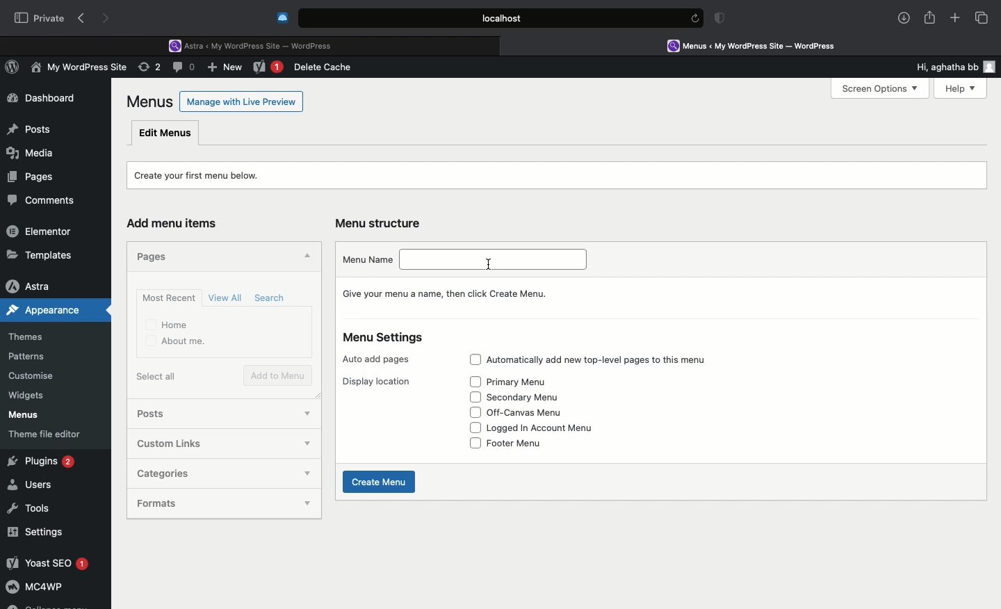 The width and height of the screenshot is (1001, 609). What do you see at coordinates (474, 444) in the screenshot?
I see `Check box` at bounding box center [474, 444].